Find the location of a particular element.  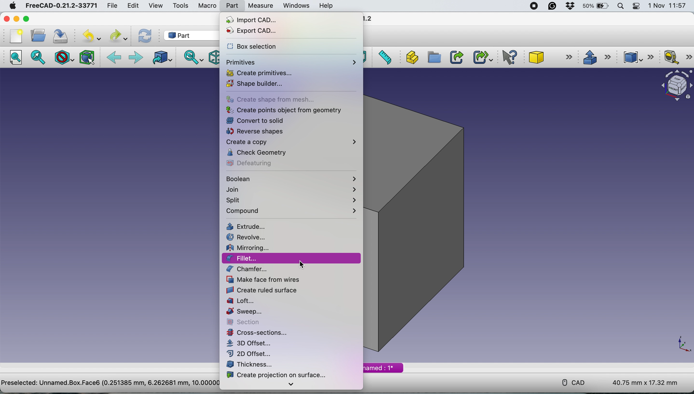

reverse shapes is located at coordinates (256, 132).